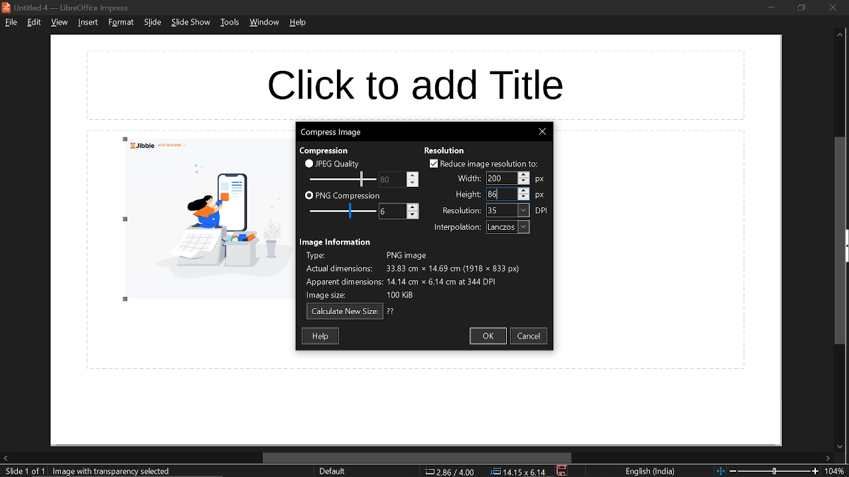 The image size is (849, 477). What do you see at coordinates (531, 336) in the screenshot?
I see `cancel` at bounding box center [531, 336].